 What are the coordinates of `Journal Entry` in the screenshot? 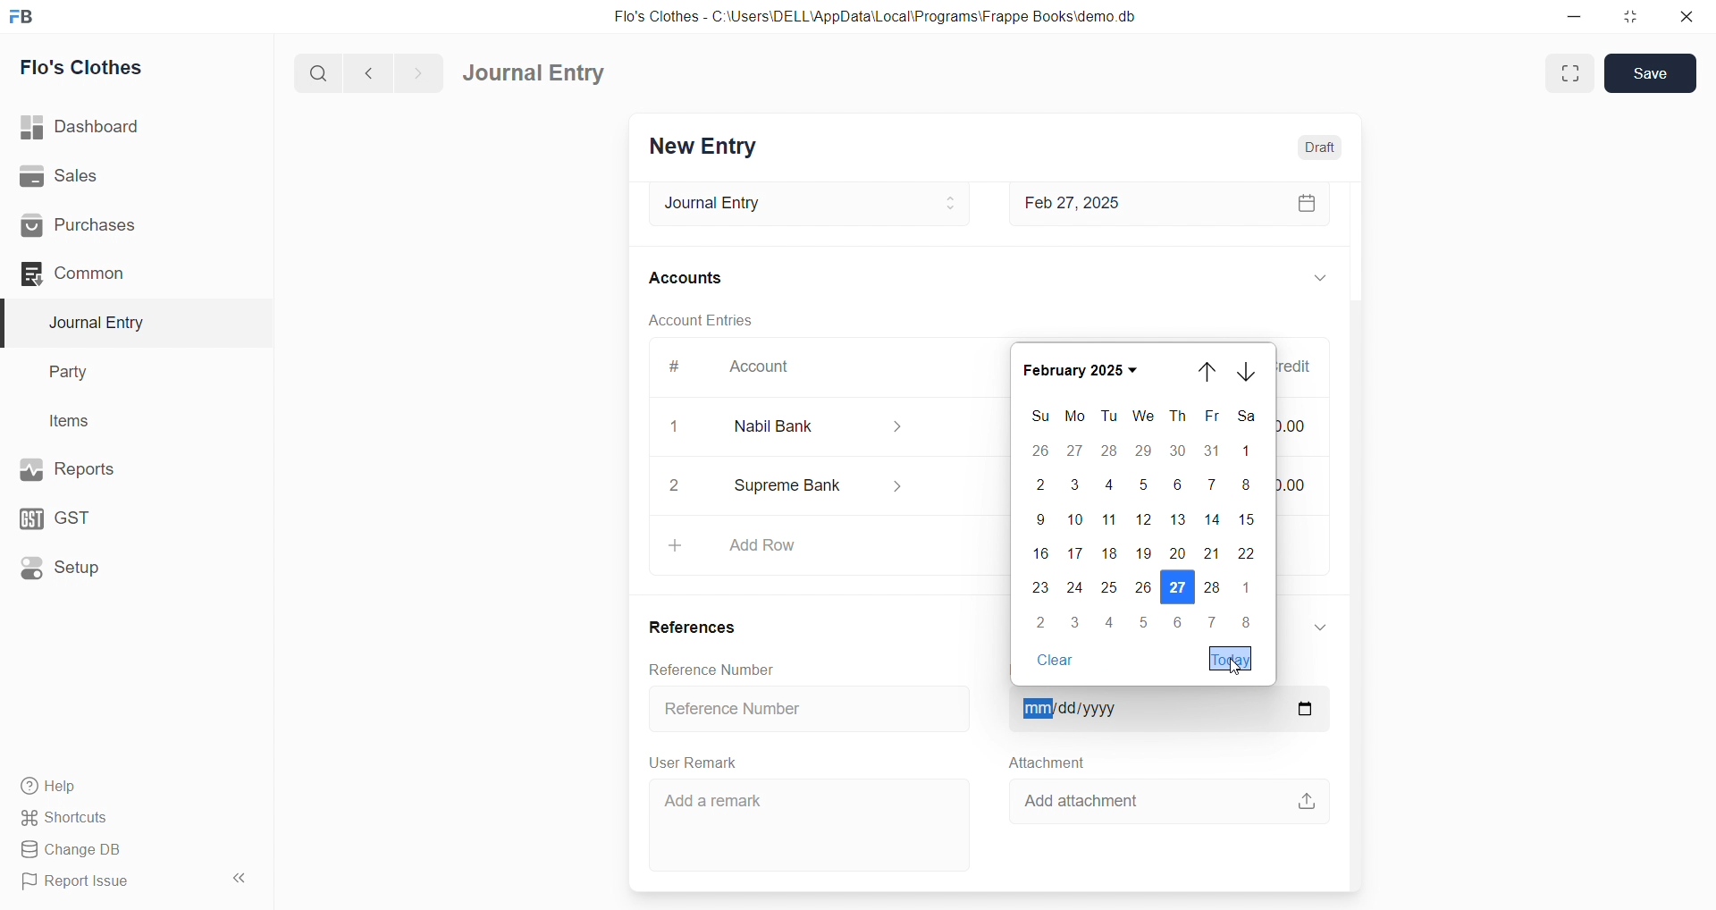 It's located at (102, 323).